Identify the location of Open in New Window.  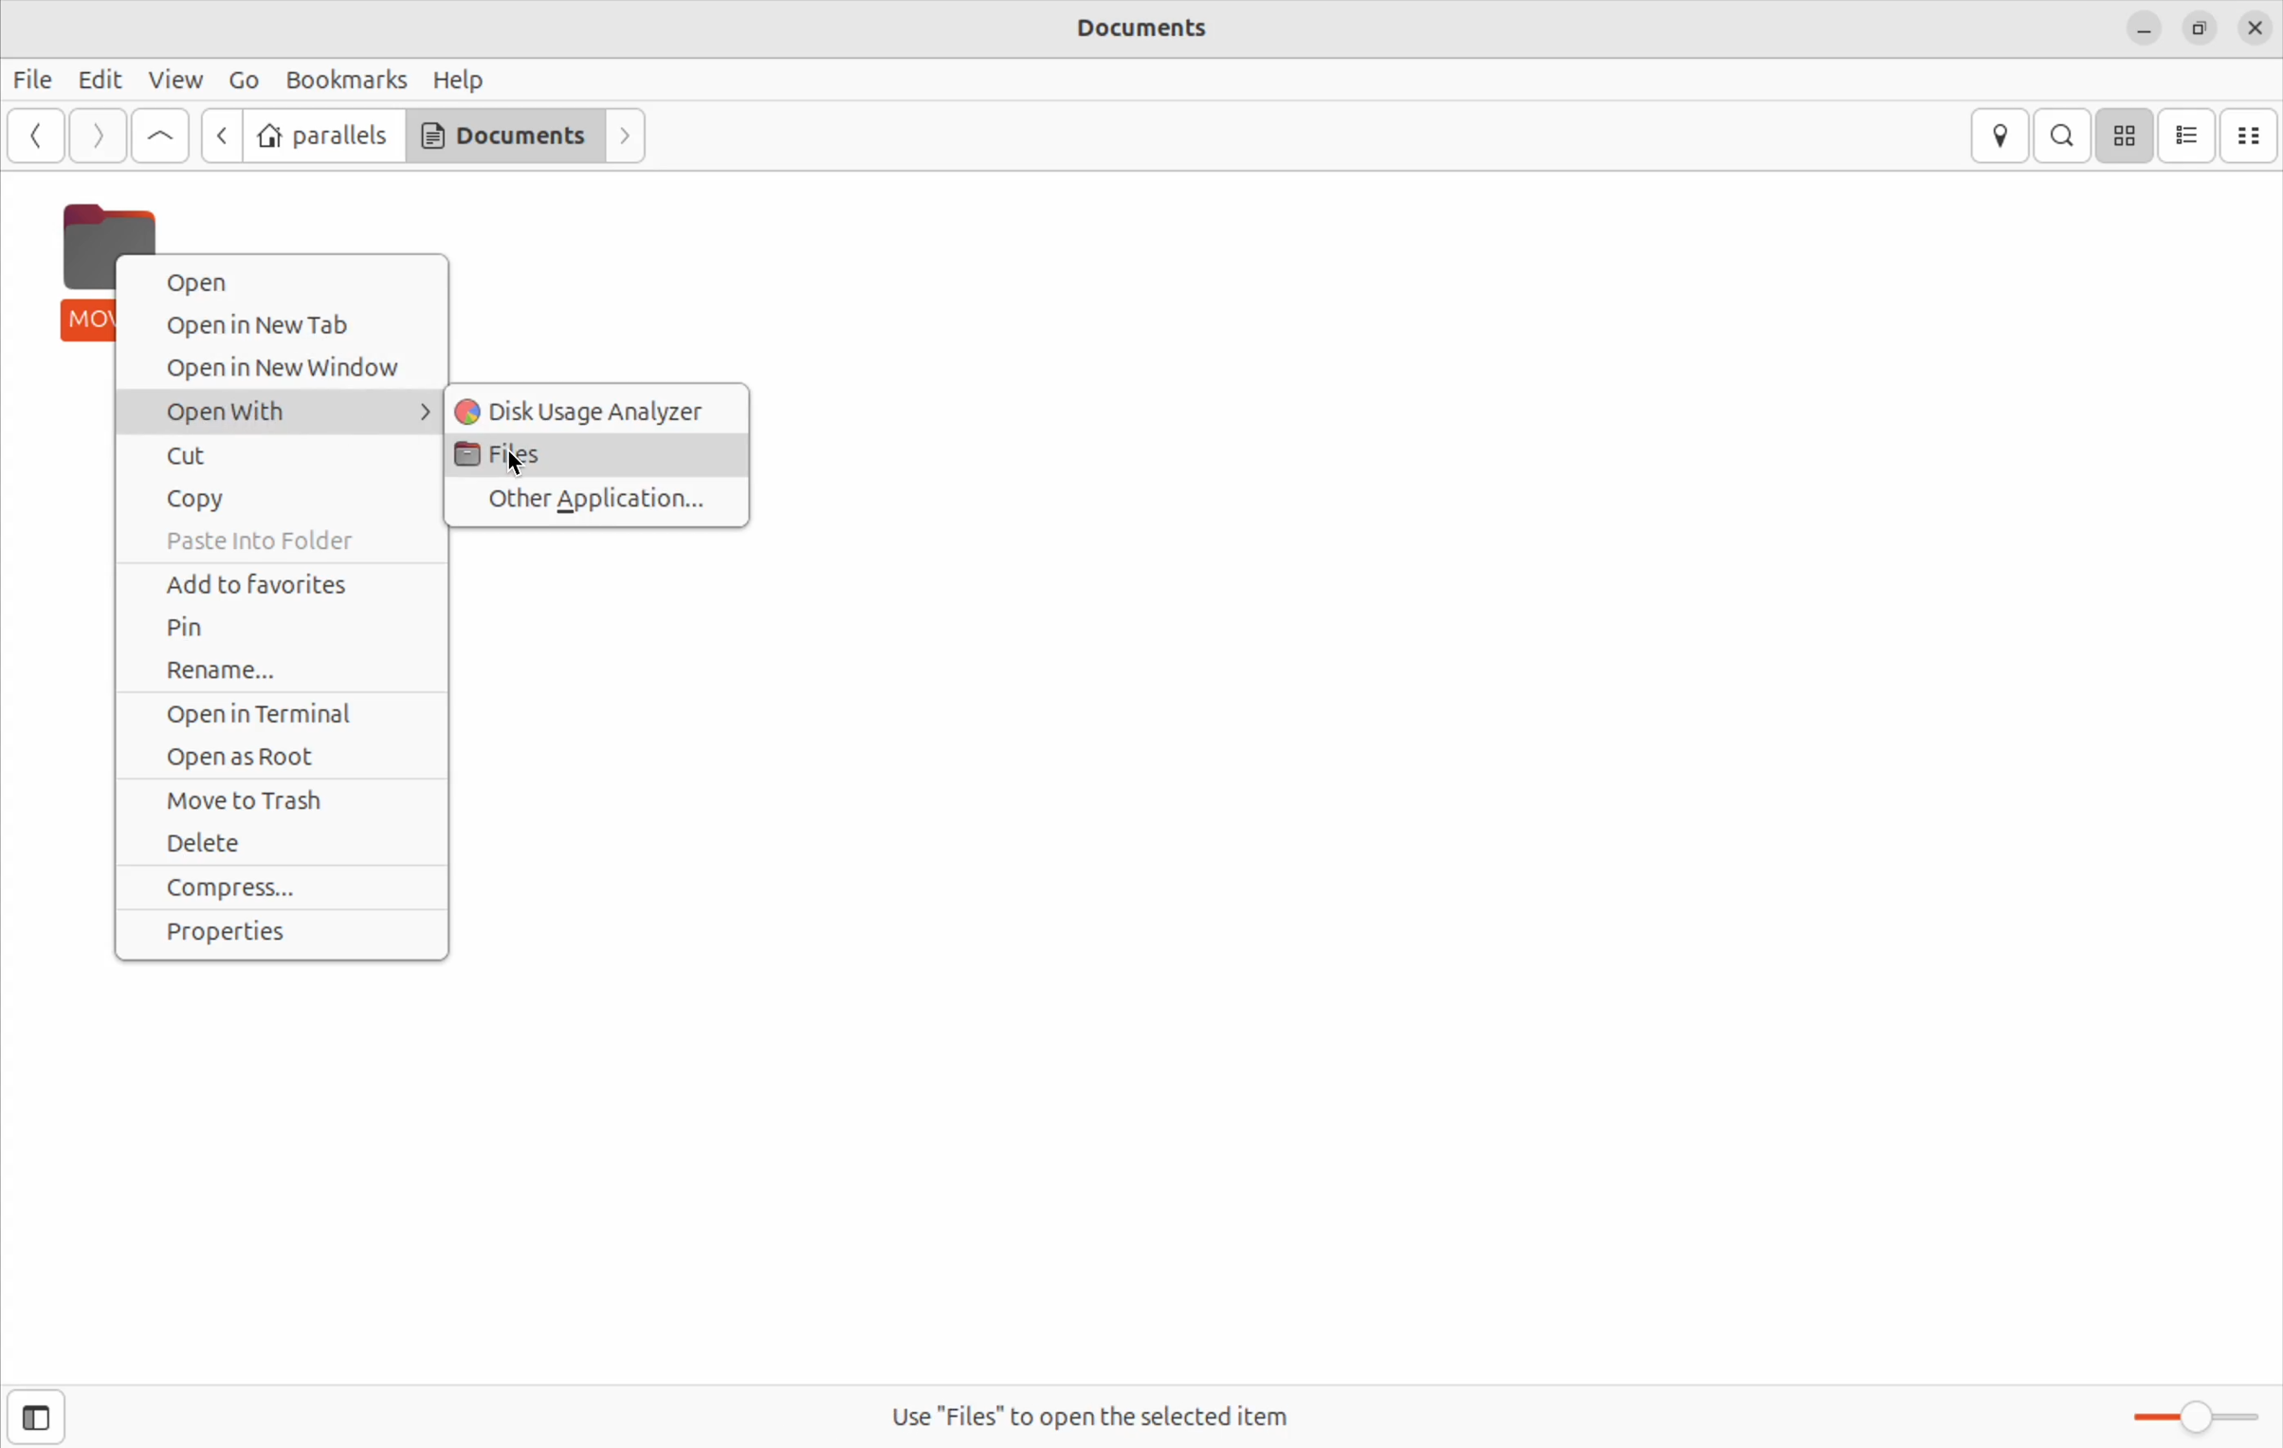
(279, 368).